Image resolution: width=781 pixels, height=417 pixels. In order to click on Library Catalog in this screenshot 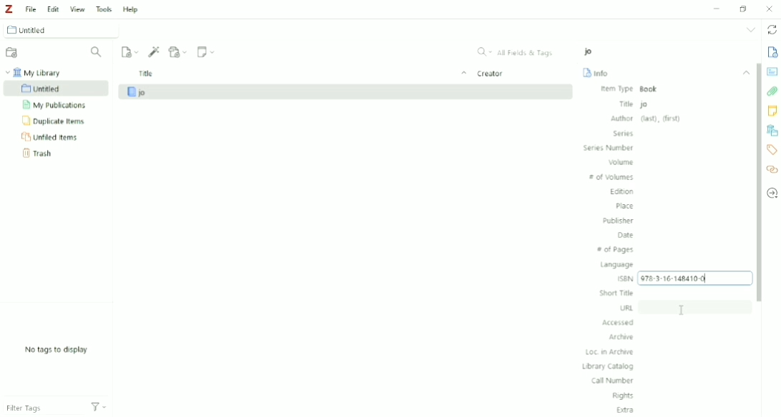, I will do `click(607, 366)`.